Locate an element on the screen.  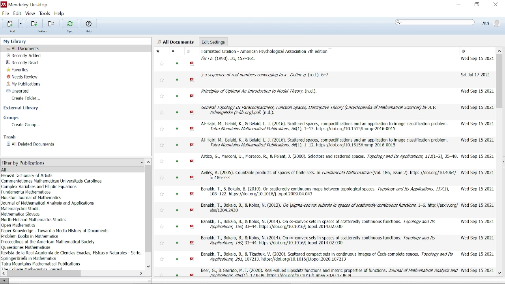
All deleted documents is located at coordinates (31, 144).